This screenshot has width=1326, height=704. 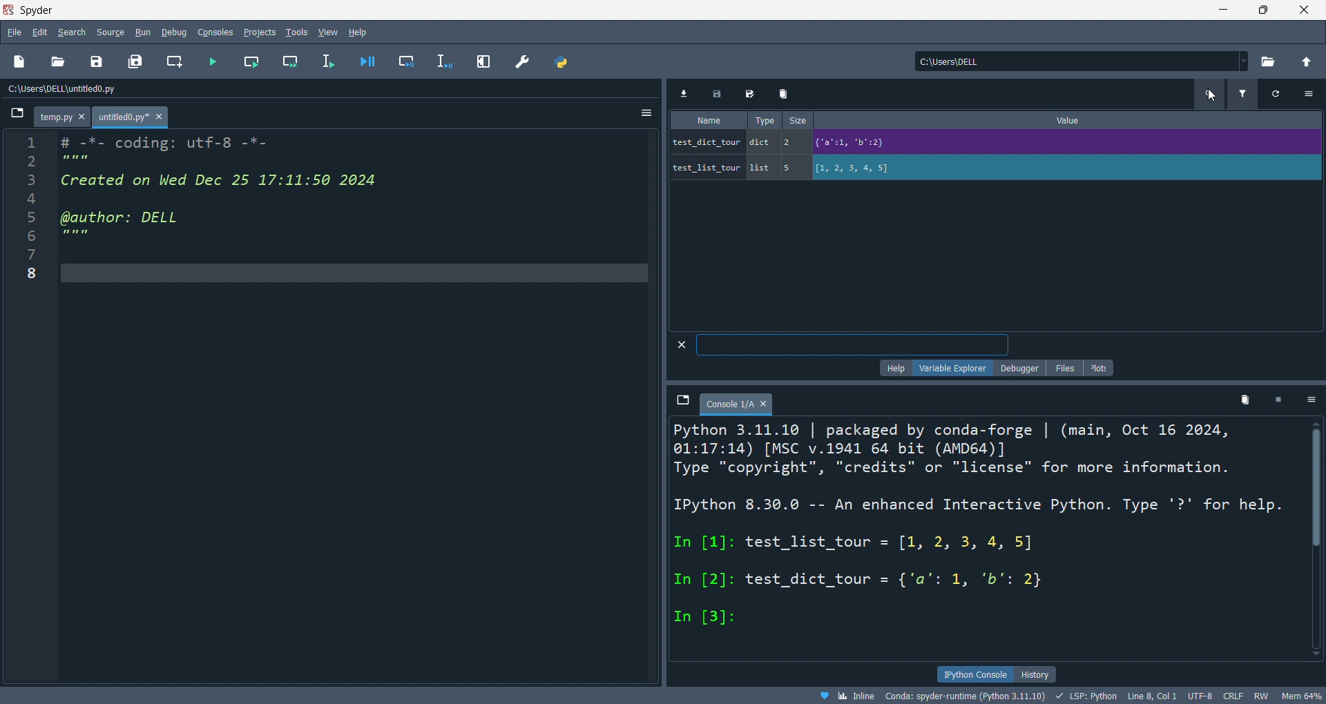 I want to click on close, so click(x=1303, y=11).